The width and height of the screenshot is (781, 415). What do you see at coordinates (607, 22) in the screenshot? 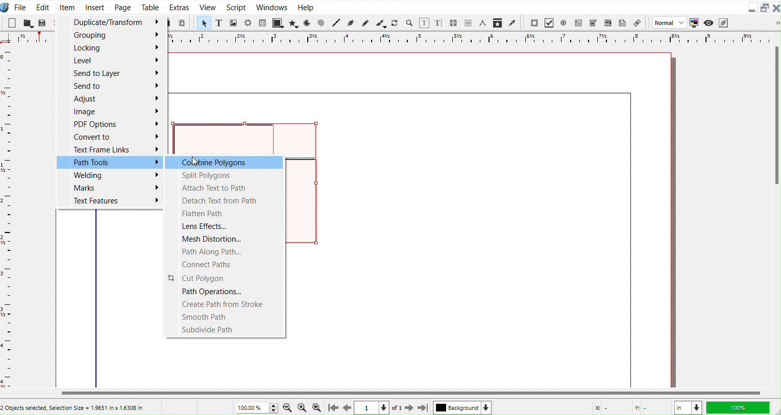
I see `PDF List Box` at bounding box center [607, 22].